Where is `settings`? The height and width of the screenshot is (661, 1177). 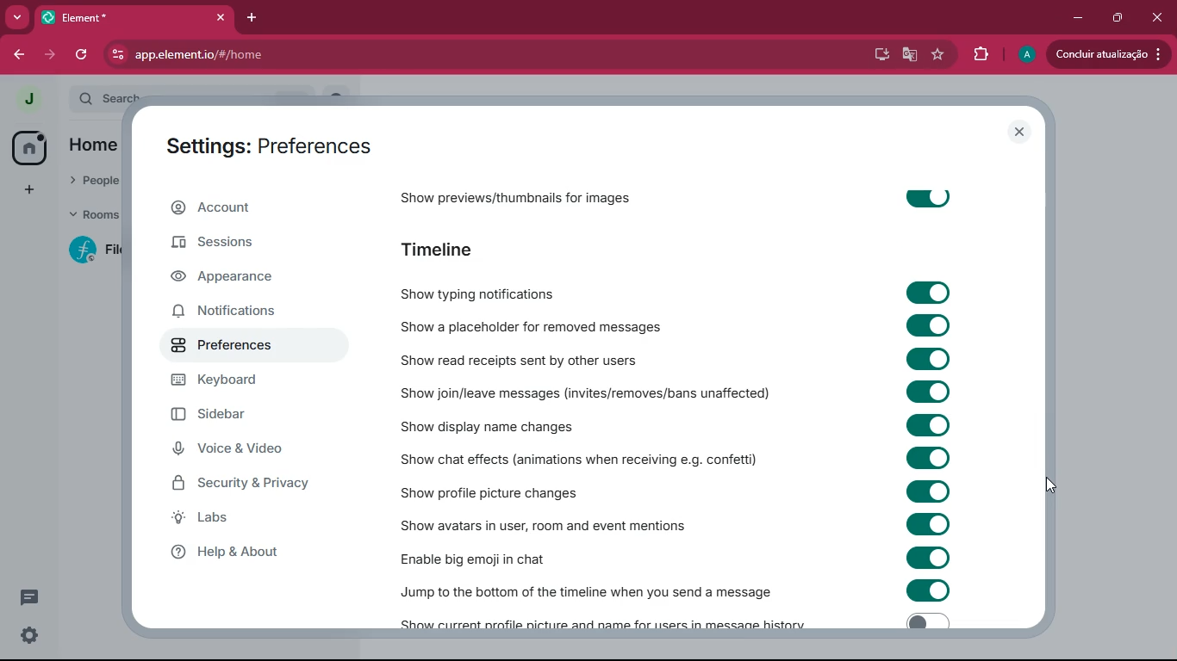 settings is located at coordinates (29, 637).